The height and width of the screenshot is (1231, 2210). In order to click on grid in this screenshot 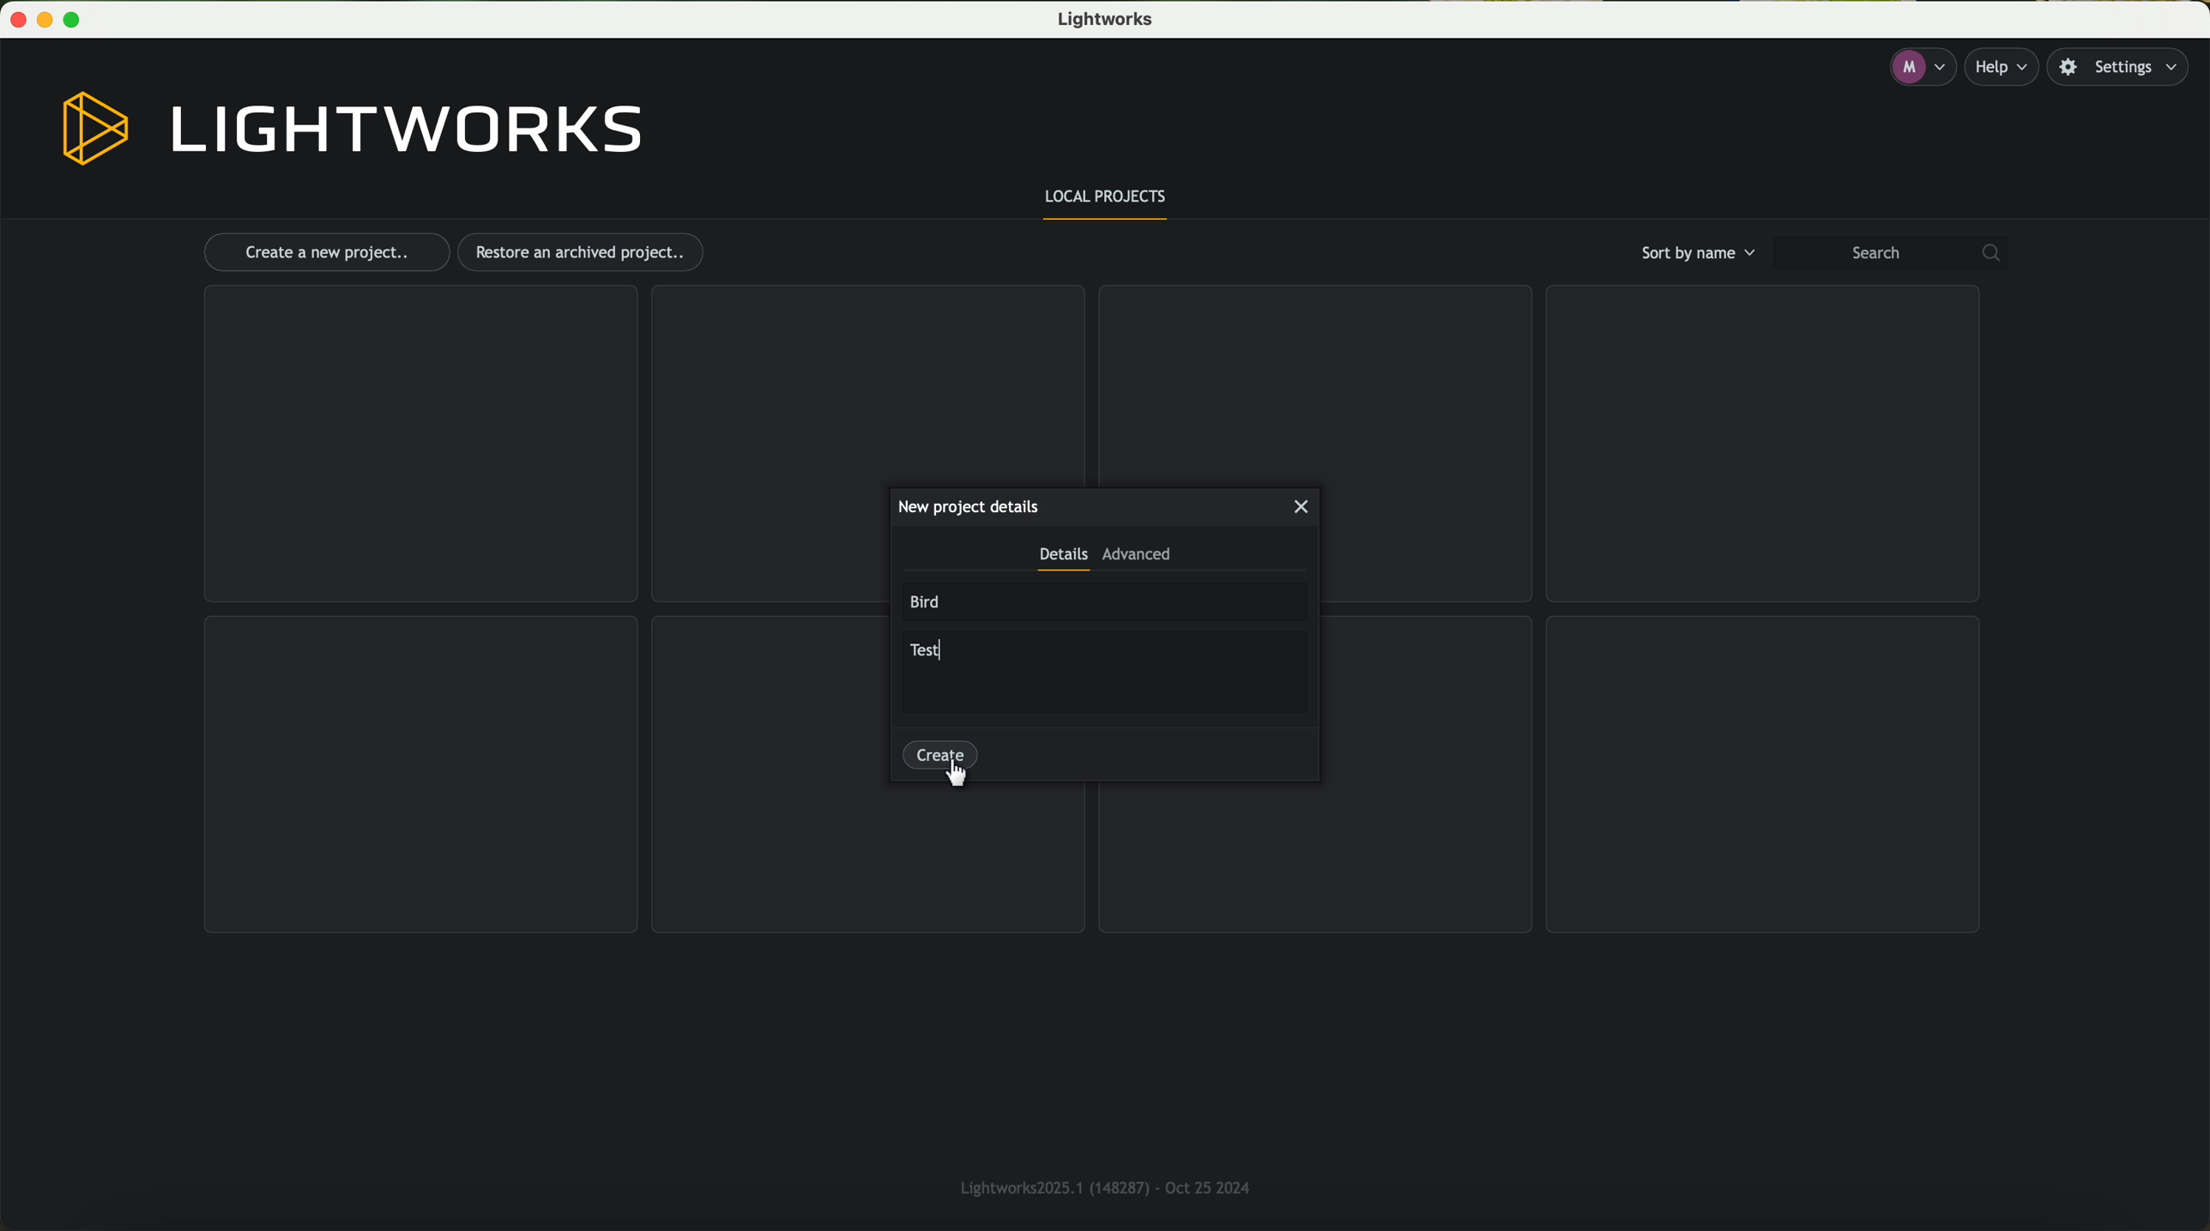, I will do `click(1319, 854)`.